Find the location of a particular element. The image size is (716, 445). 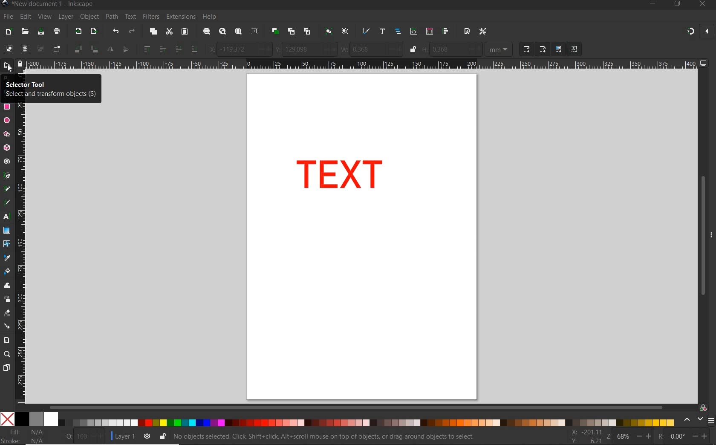

OPEN XML EDITOR is located at coordinates (414, 32).